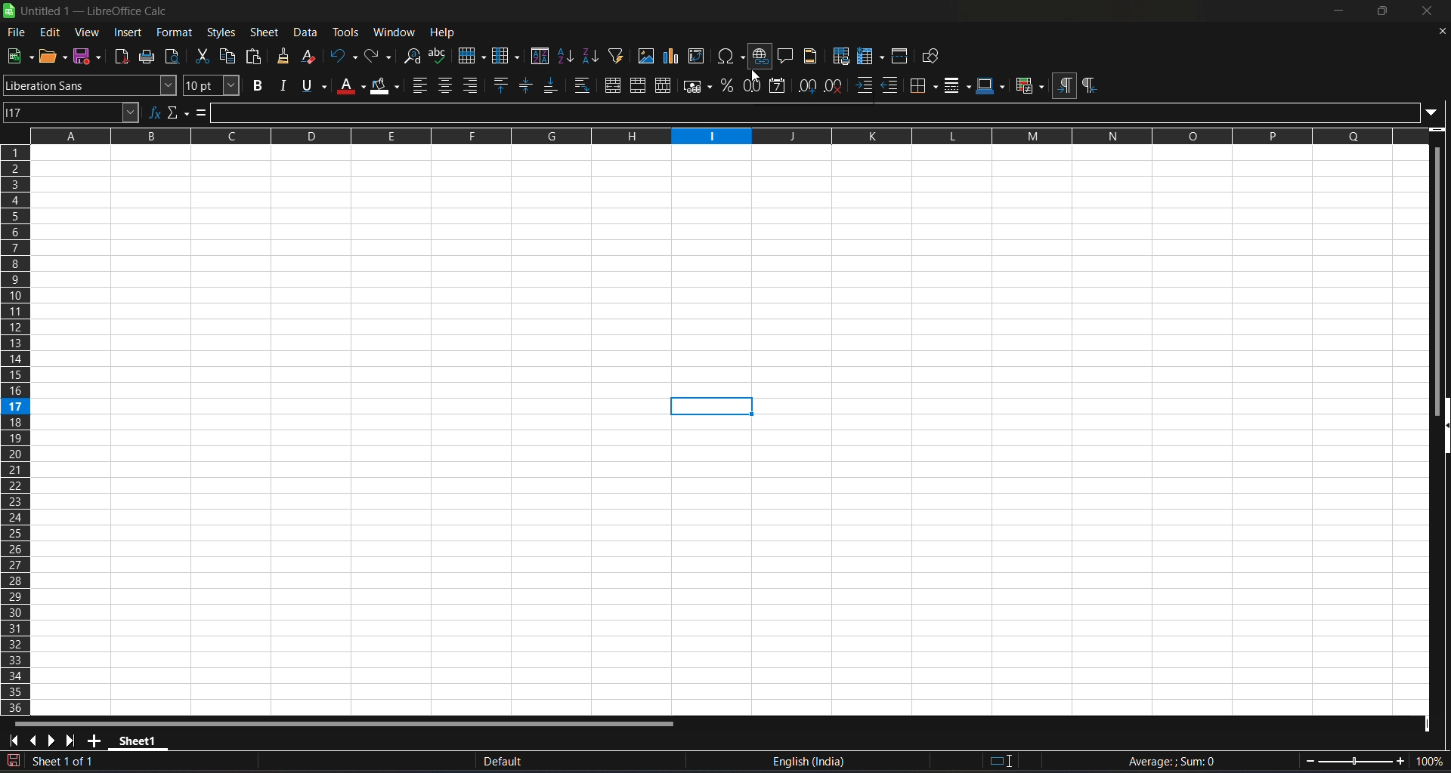  What do you see at coordinates (229, 54) in the screenshot?
I see `copy ` at bounding box center [229, 54].